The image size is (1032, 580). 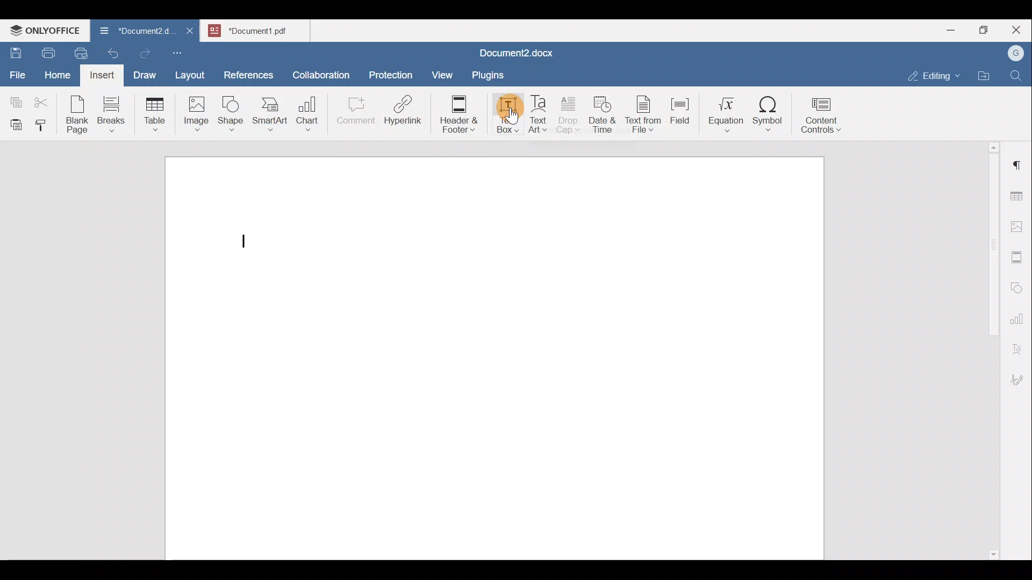 I want to click on “Document1. pdf, so click(x=255, y=30).